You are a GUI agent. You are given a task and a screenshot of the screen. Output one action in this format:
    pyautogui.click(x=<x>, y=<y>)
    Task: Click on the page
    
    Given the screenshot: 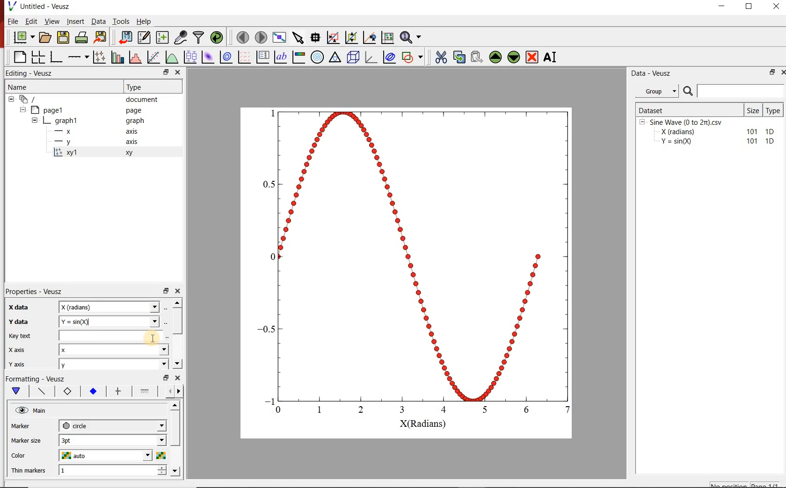 What is the action you would take?
    pyautogui.click(x=134, y=111)
    